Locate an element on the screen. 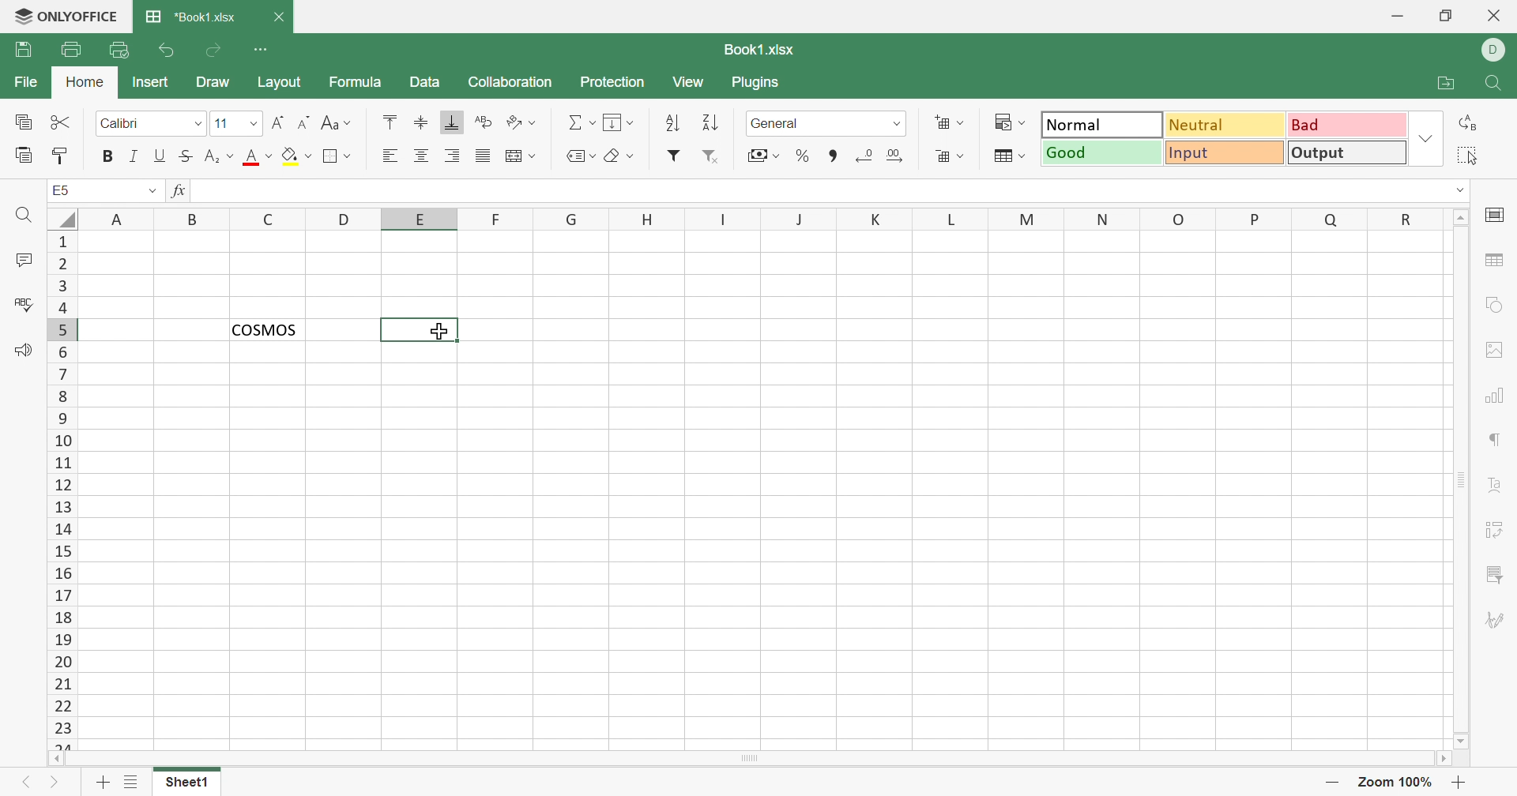 The image size is (1517, 796). Feedback & Support is located at coordinates (25, 352).